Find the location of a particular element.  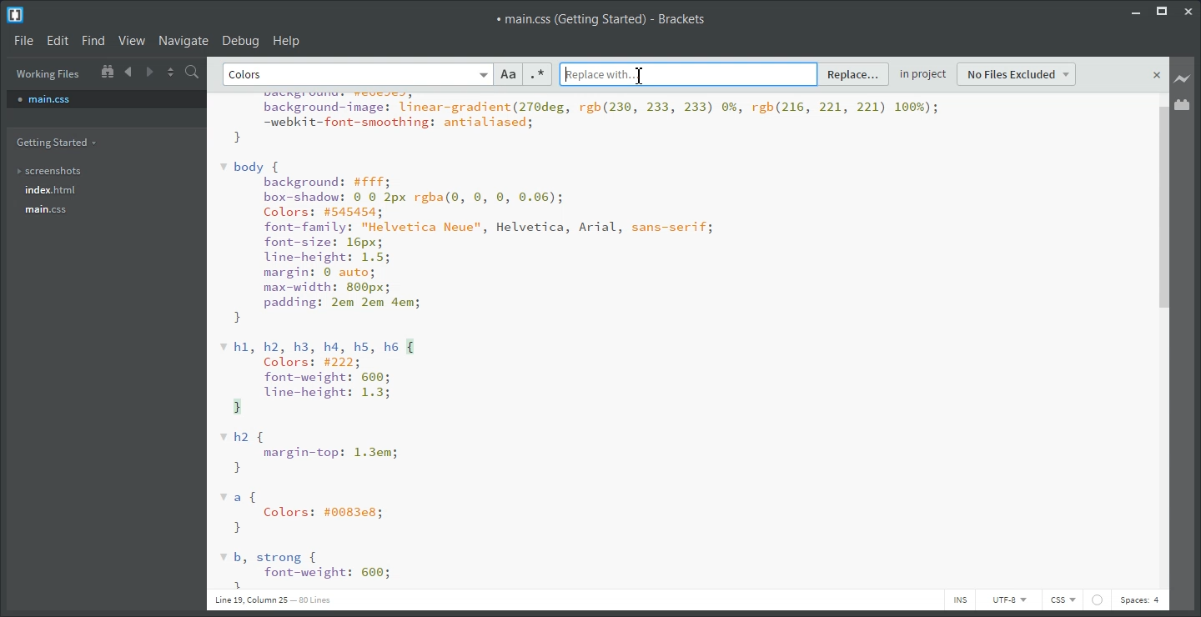

rite dbatet-his | ST pen aguabackground-image: linear-gradient(270deg, rgb(230, 233, 233) 0%, rgb(216, 221, 221) 100%);—webkit-font-smoothing: antialiased;} is located at coordinates (579, 119).